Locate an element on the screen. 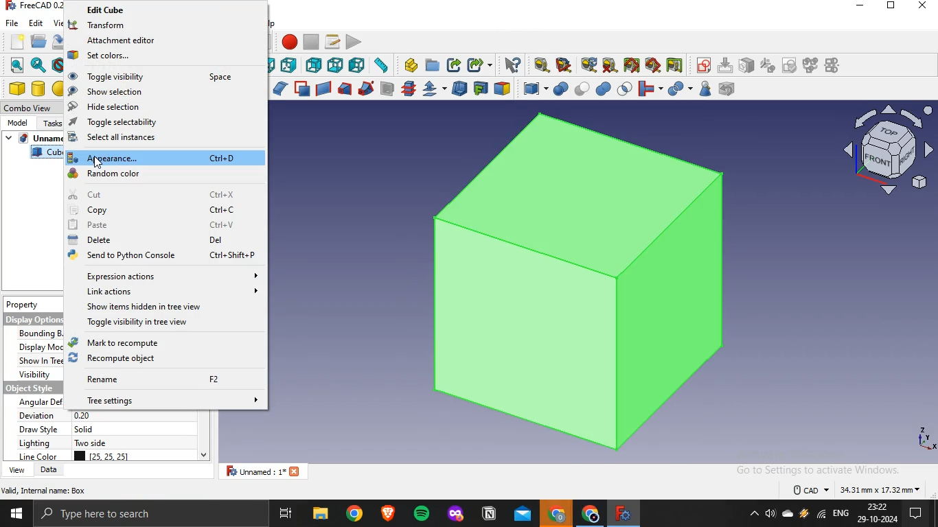  toggle 3d is located at coordinates (653, 65).